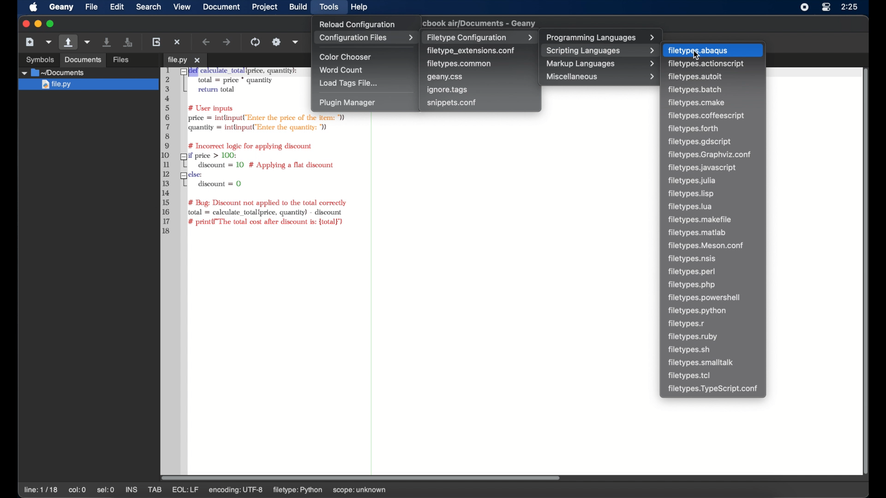 The image size is (886, 498). What do you see at coordinates (108, 41) in the screenshot?
I see `save current file` at bounding box center [108, 41].